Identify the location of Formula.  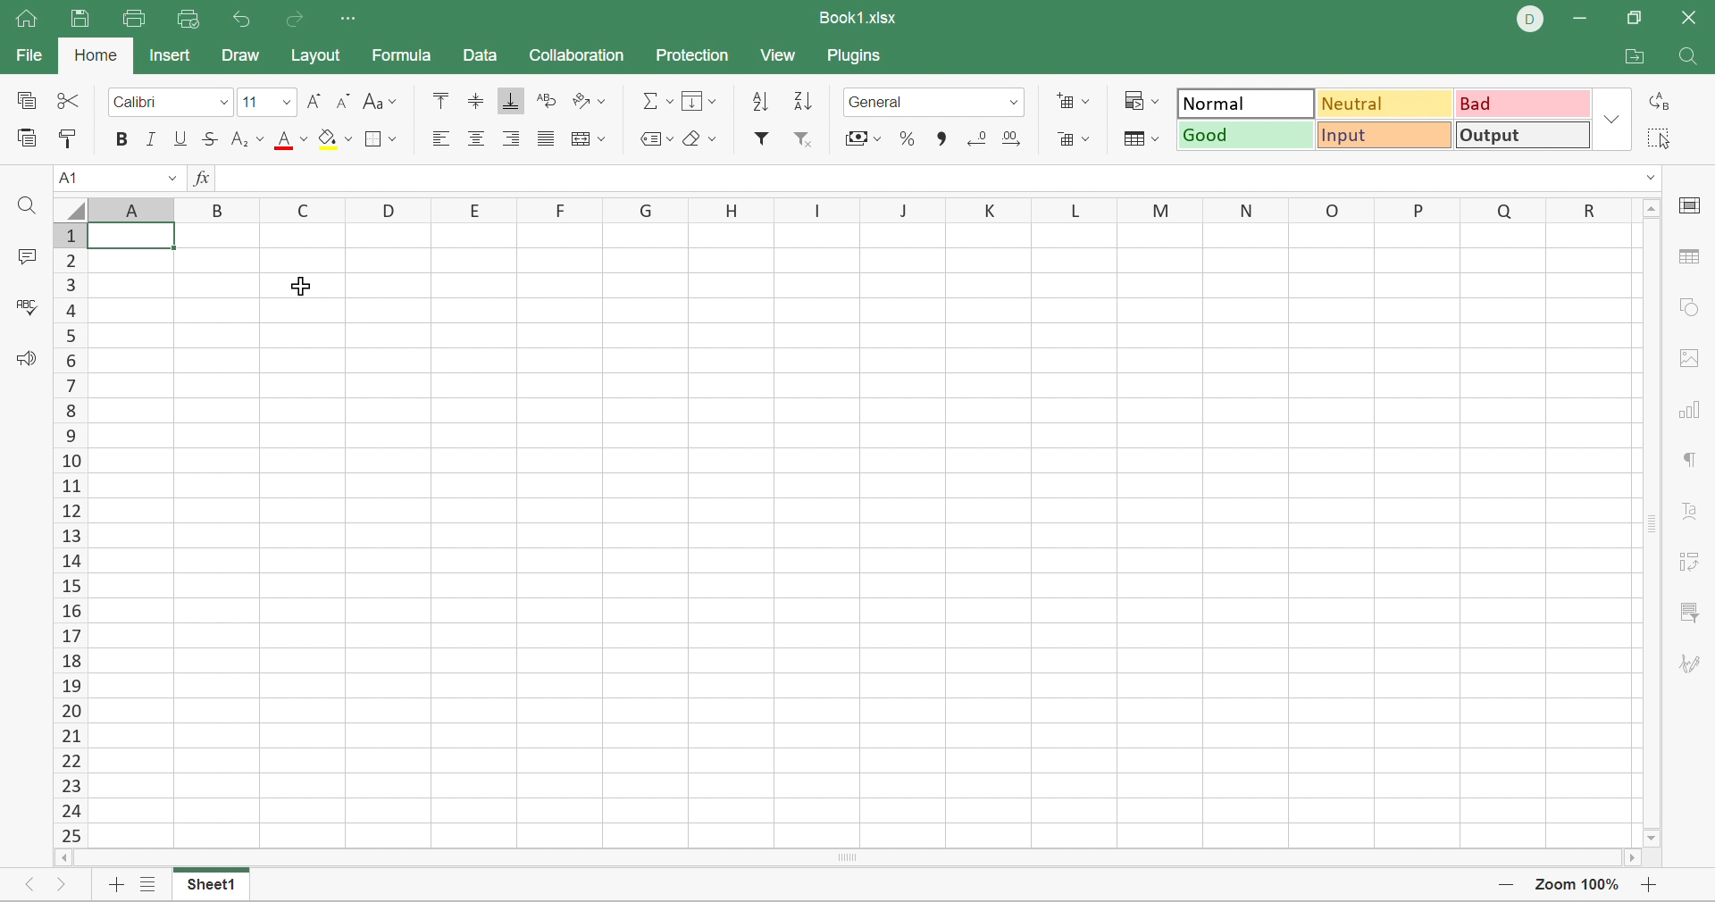
(409, 58).